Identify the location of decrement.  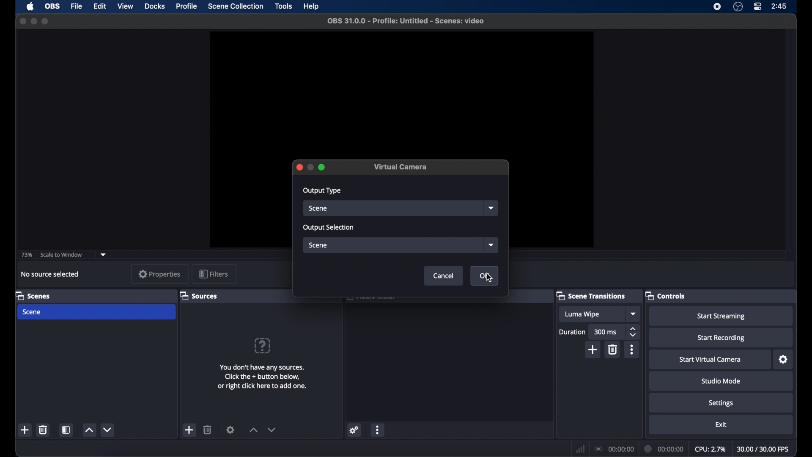
(107, 429).